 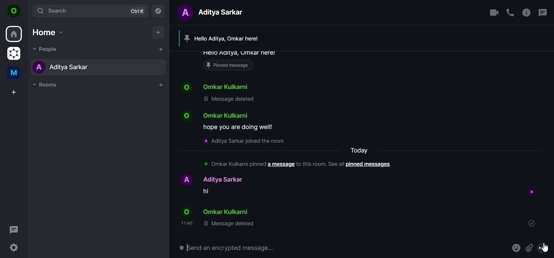 What do you see at coordinates (214, 12) in the screenshot?
I see `aditya sarkar` at bounding box center [214, 12].